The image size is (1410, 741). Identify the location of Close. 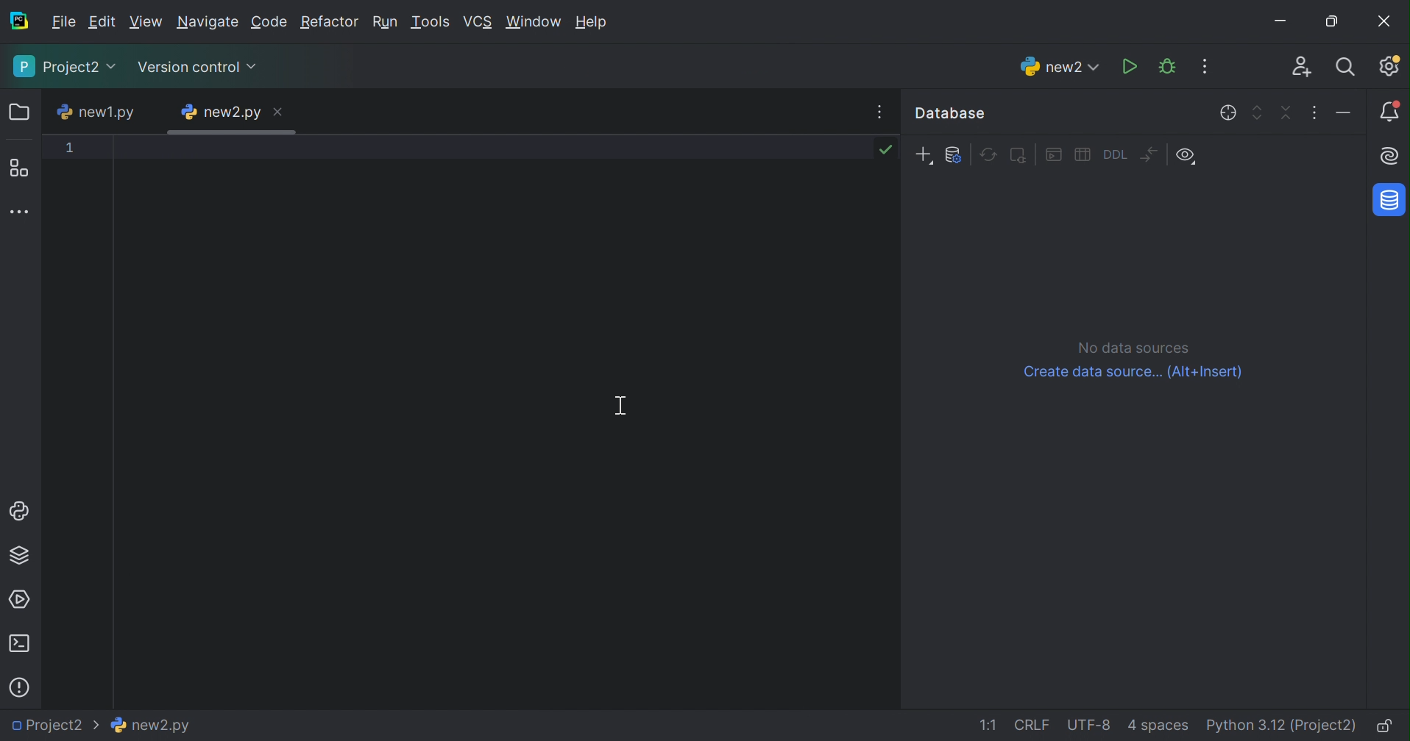
(1386, 22).